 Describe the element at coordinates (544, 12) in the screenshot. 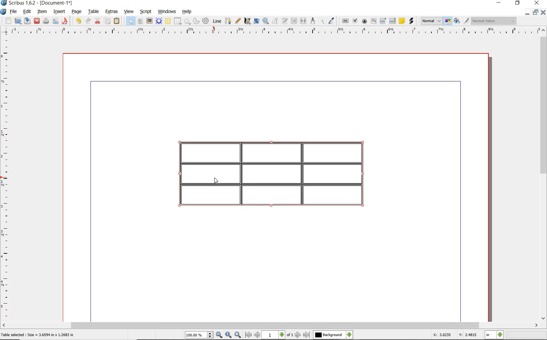

I see `CLOSE` at that location.